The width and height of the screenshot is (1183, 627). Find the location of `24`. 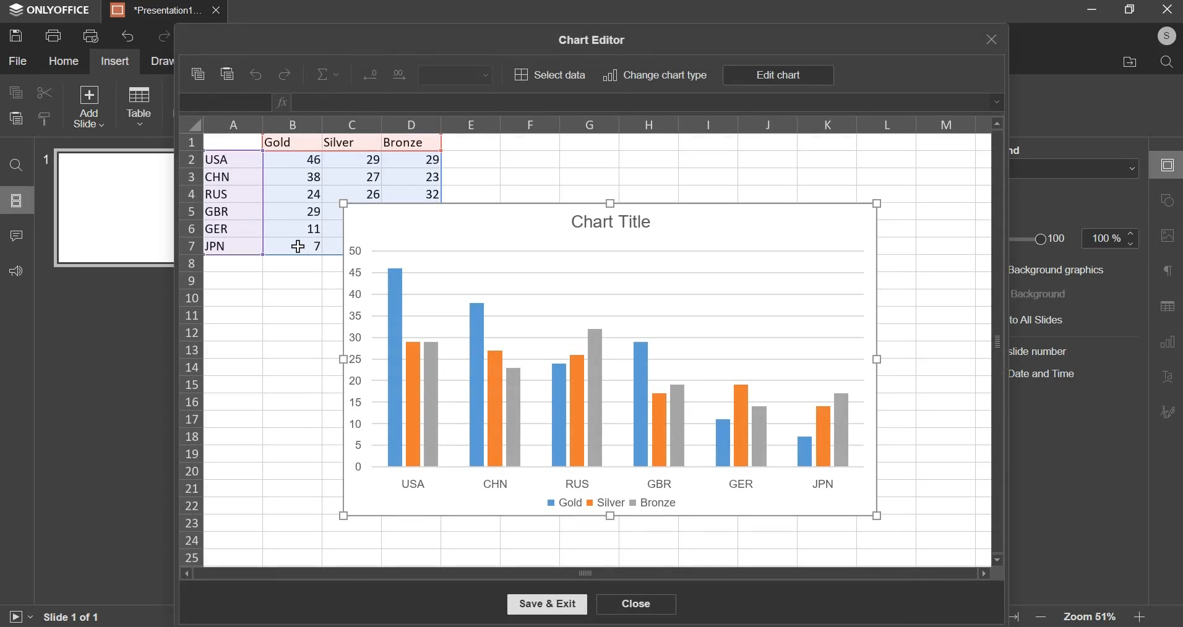

24 is located at coordinates (295, 194).